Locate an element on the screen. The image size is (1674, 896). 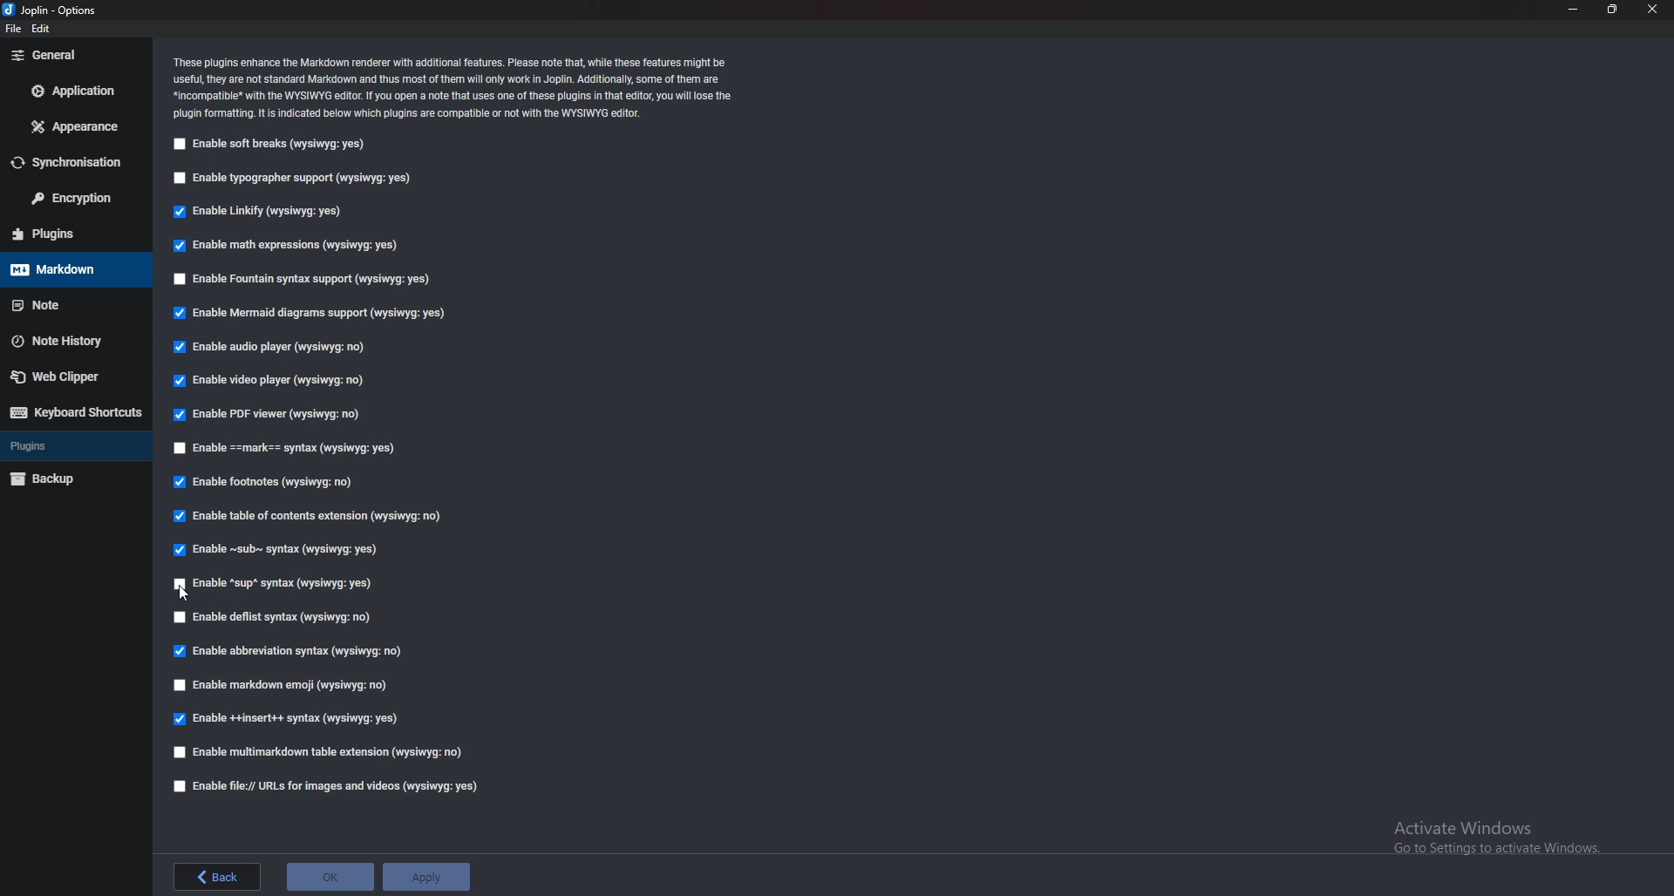
Application is located at coordinates (80, 91).